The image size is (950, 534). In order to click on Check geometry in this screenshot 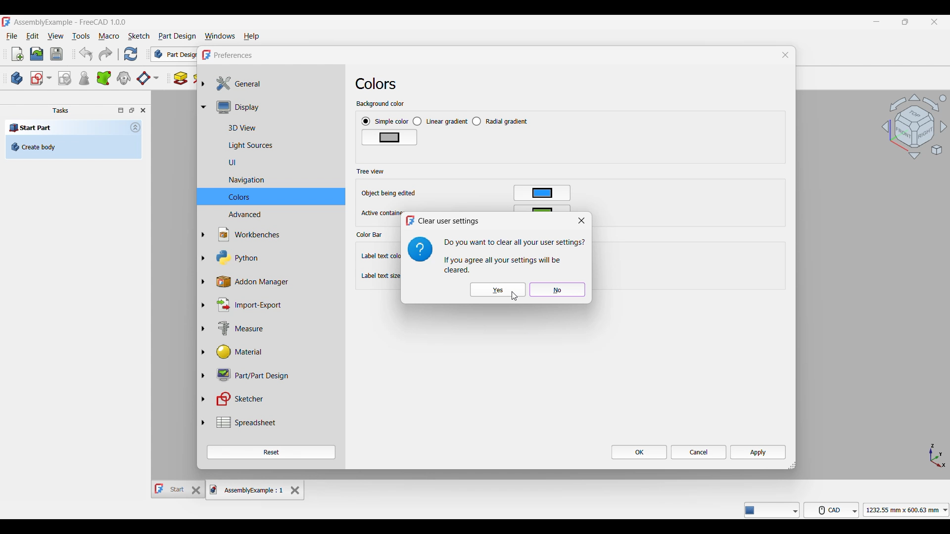, I will do `click(84, 78)`.